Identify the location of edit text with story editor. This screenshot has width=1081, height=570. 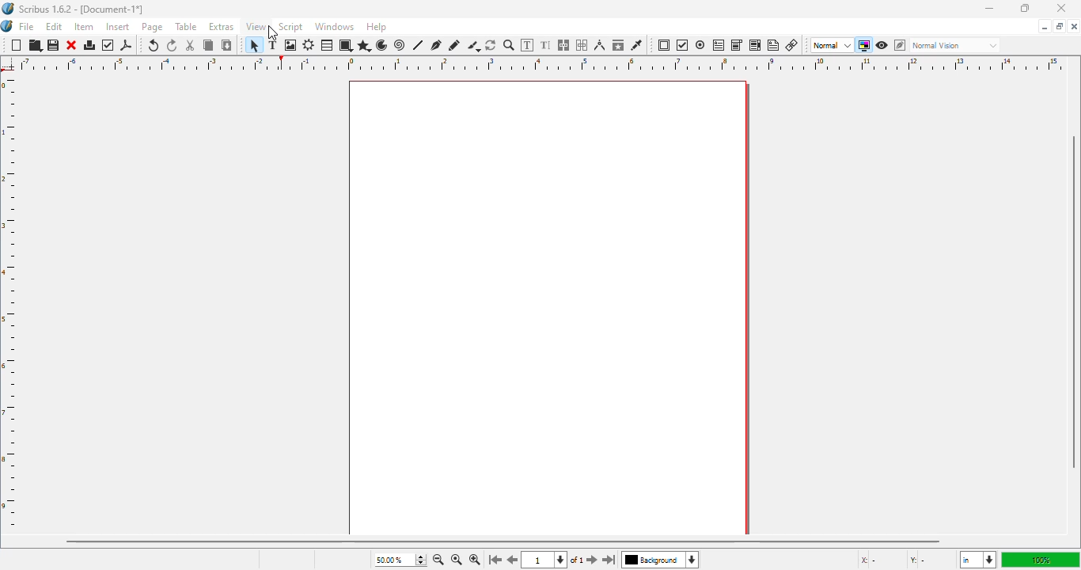
(546, 45).